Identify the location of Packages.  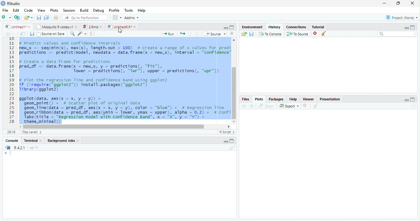
(275, 98).